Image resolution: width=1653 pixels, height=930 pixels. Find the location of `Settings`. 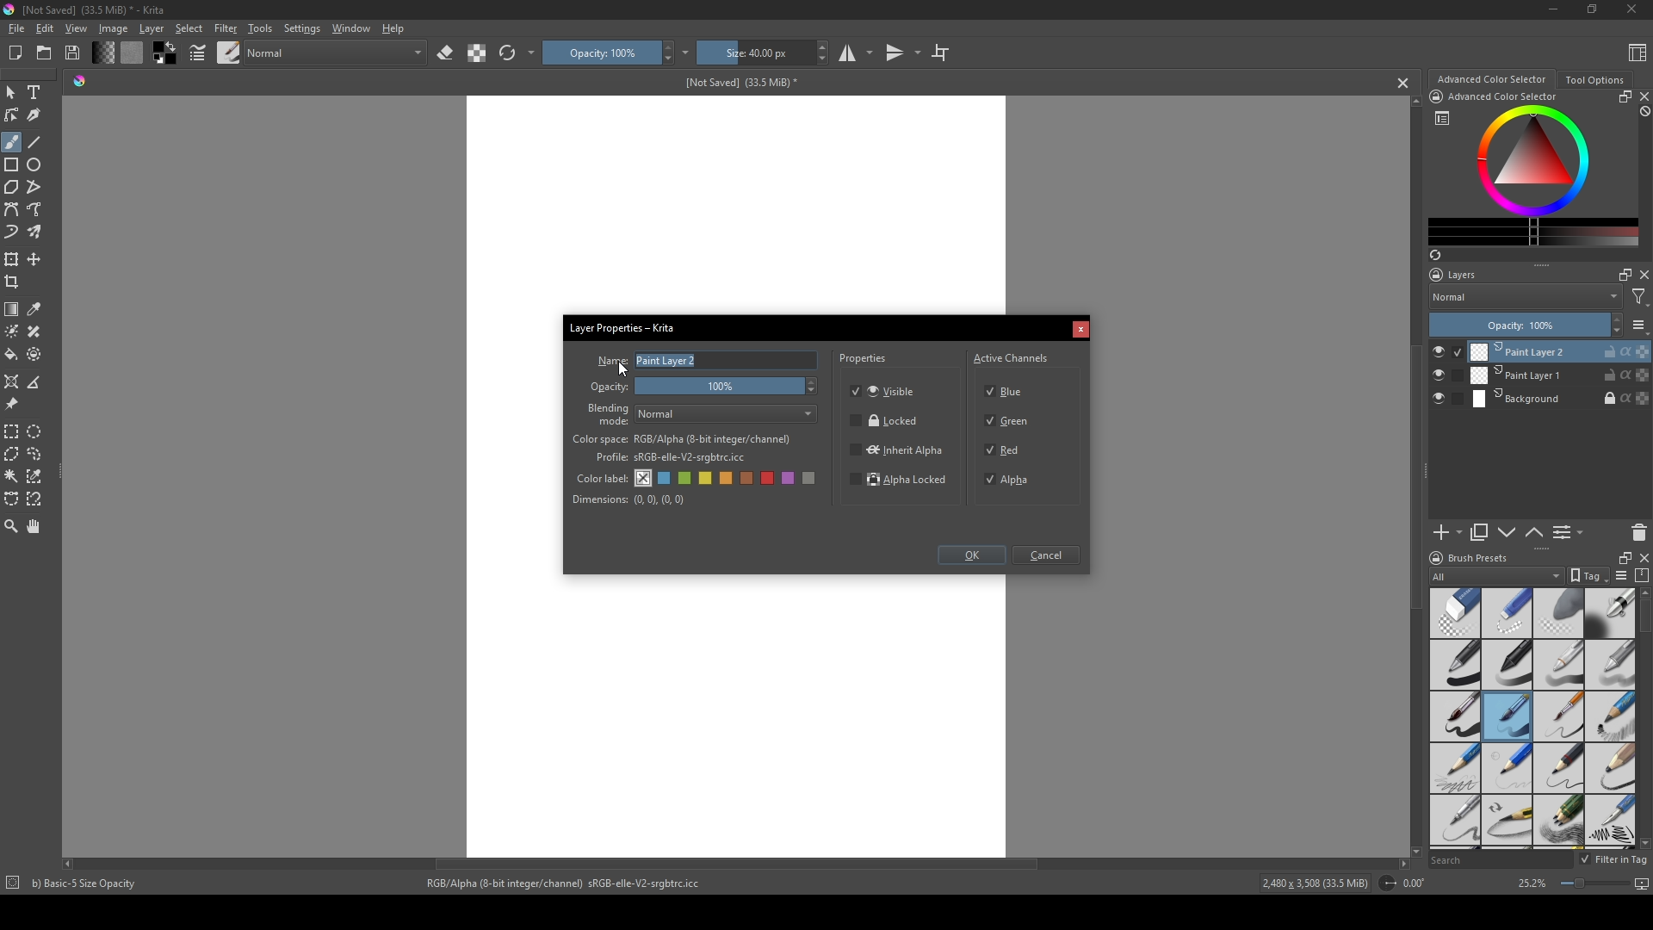

Settings is located at coordinates (301, 28).